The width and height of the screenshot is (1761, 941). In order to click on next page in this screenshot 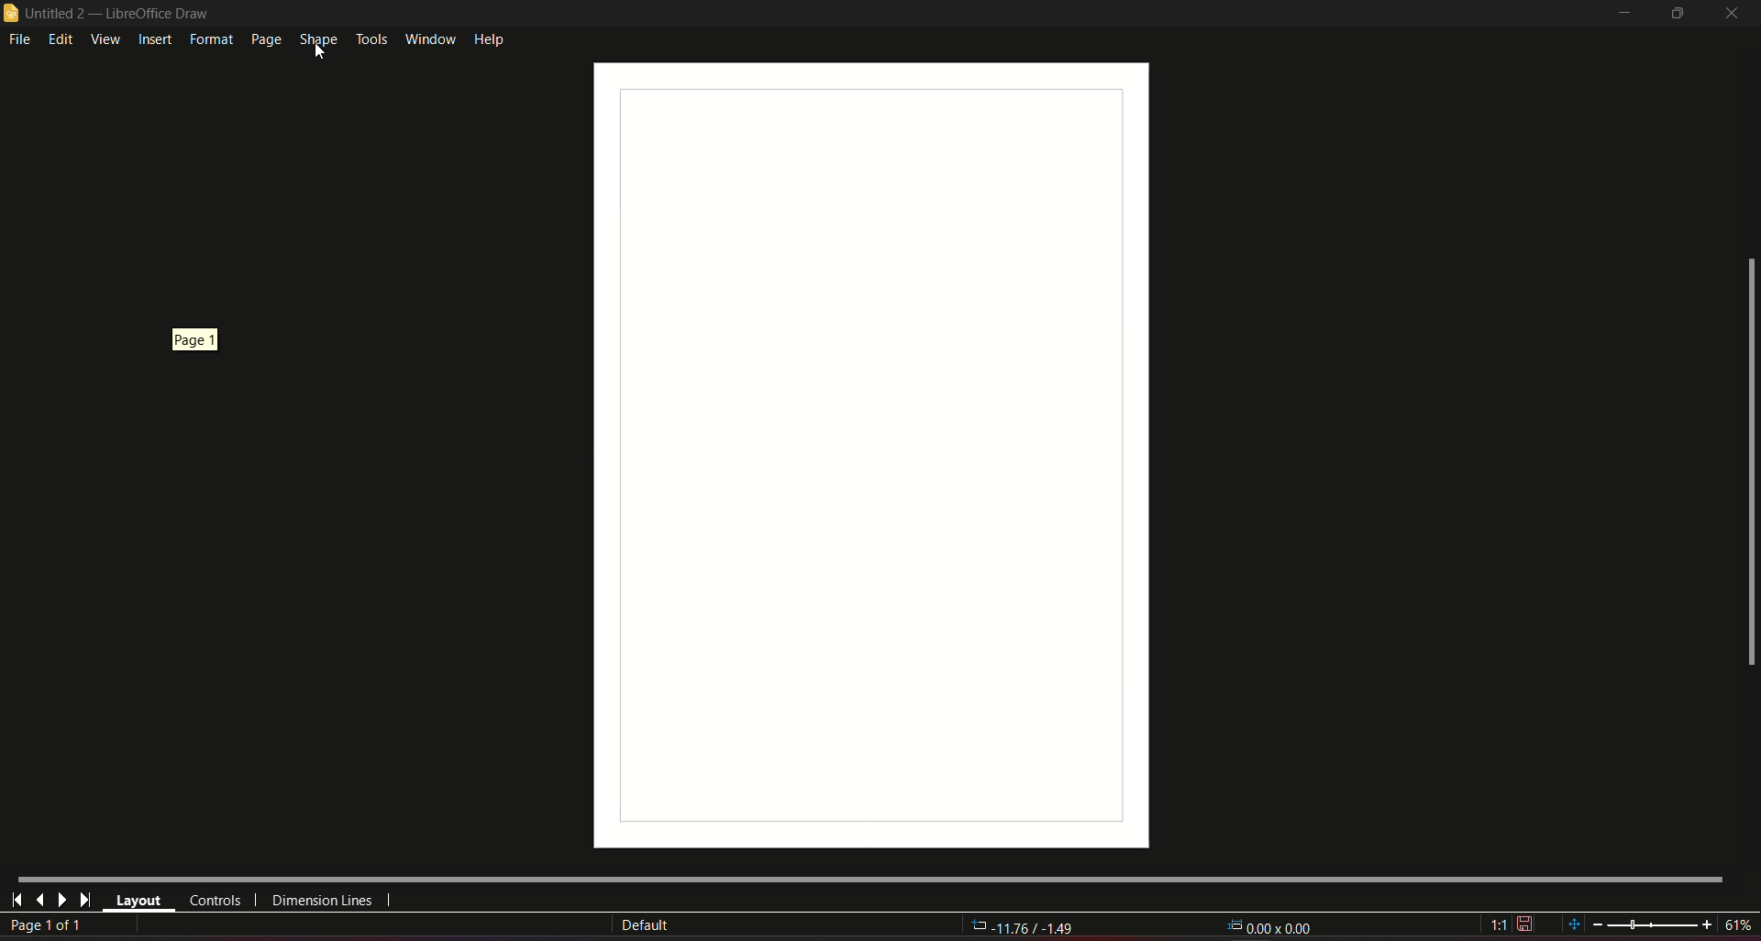, I will do `click(61, 900)`.